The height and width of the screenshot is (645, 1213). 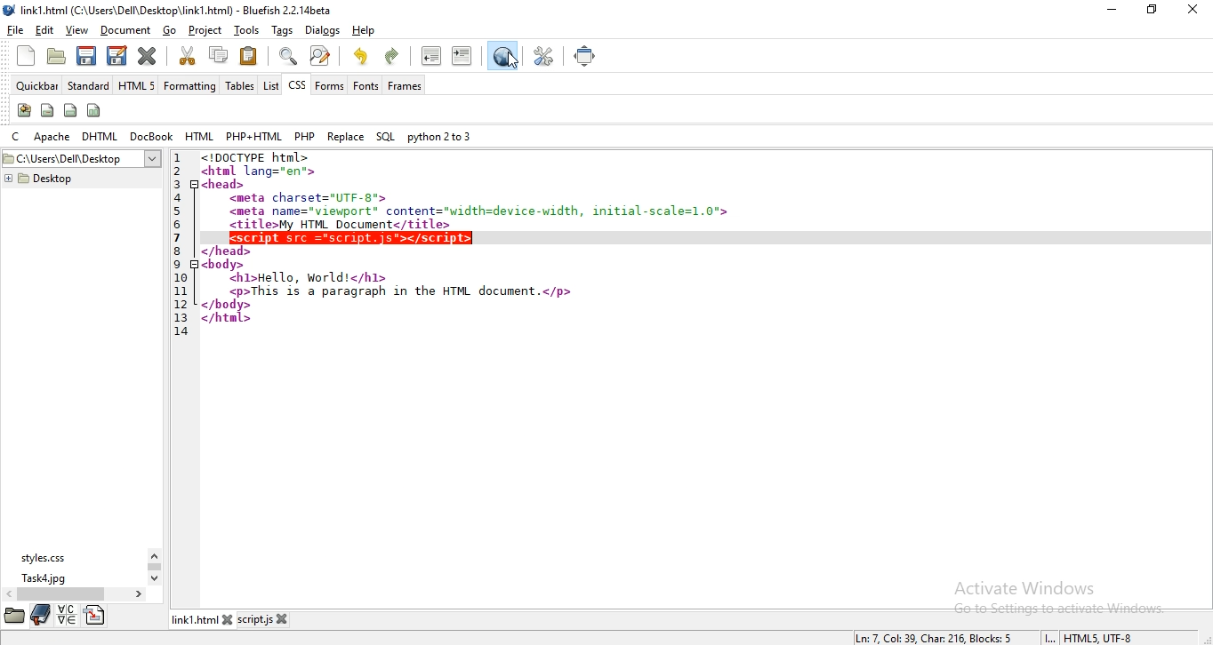 What do you see at coordinates (440, 136) in the screenshot?
I see `python 2 to 3` at bounding box center [440, 136].